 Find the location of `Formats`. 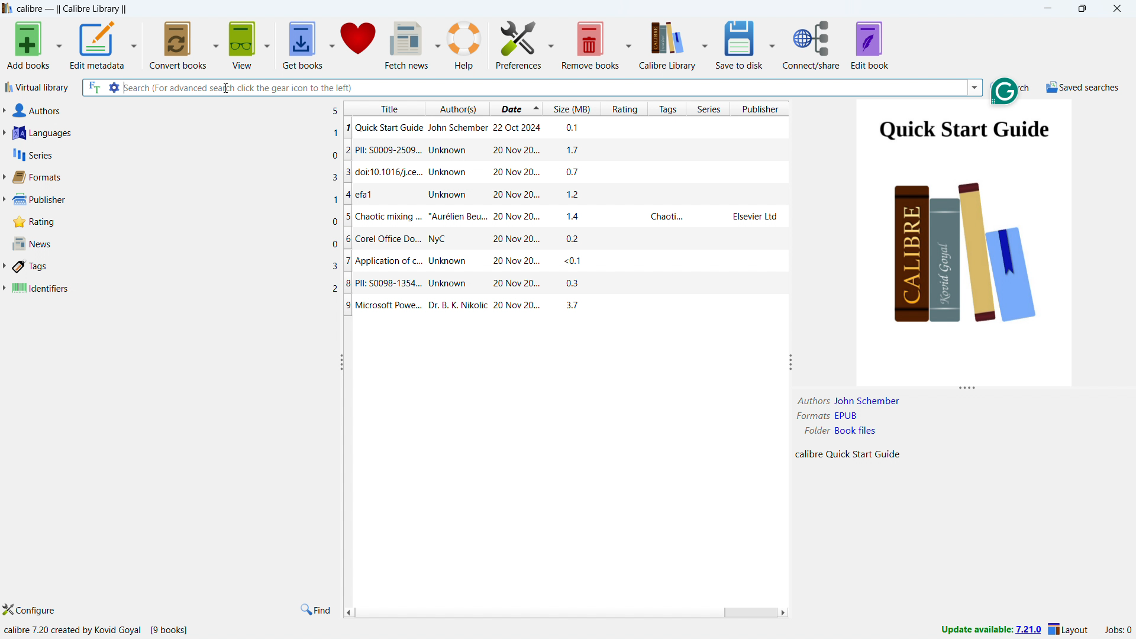

Formats is located at coordinates (810, 417).